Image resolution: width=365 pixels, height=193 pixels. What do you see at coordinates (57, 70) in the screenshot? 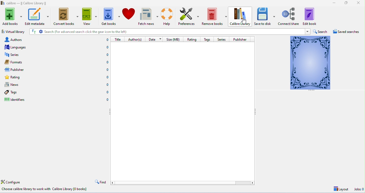
I see `publisher` at bounding box center [57, 70].